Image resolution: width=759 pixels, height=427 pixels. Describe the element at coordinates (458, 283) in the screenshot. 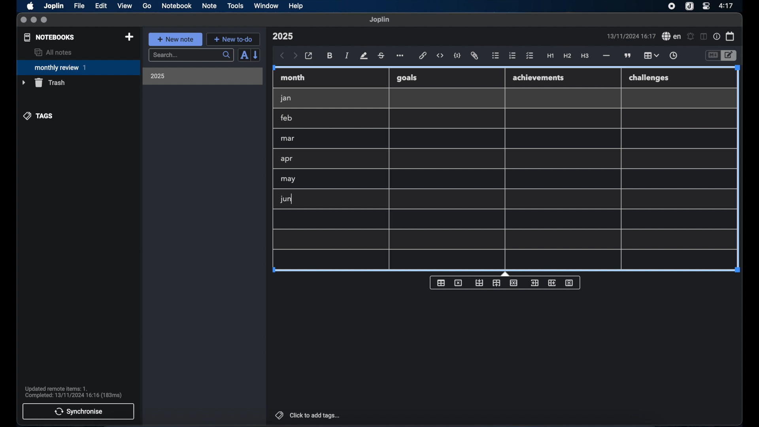

I see `delete table` at that location.